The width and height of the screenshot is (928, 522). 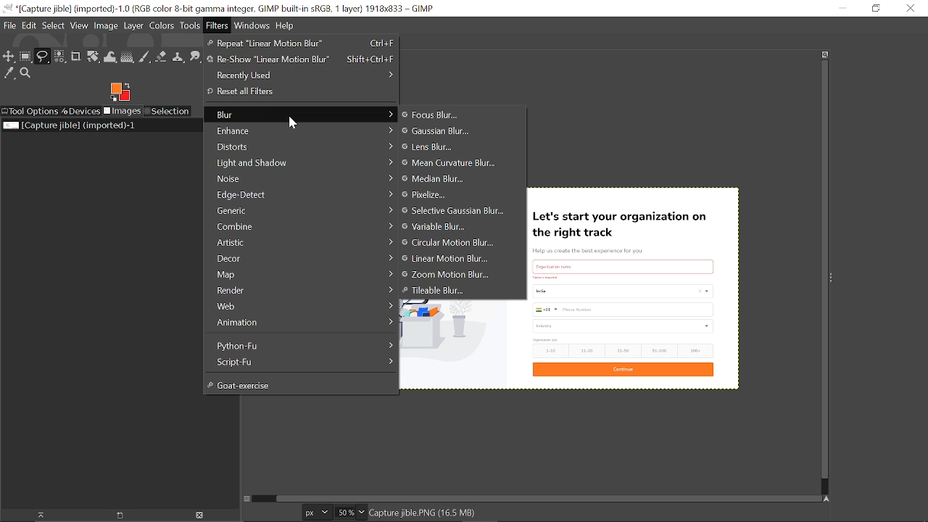 I want to click on Images, so click(x=123, y=112).